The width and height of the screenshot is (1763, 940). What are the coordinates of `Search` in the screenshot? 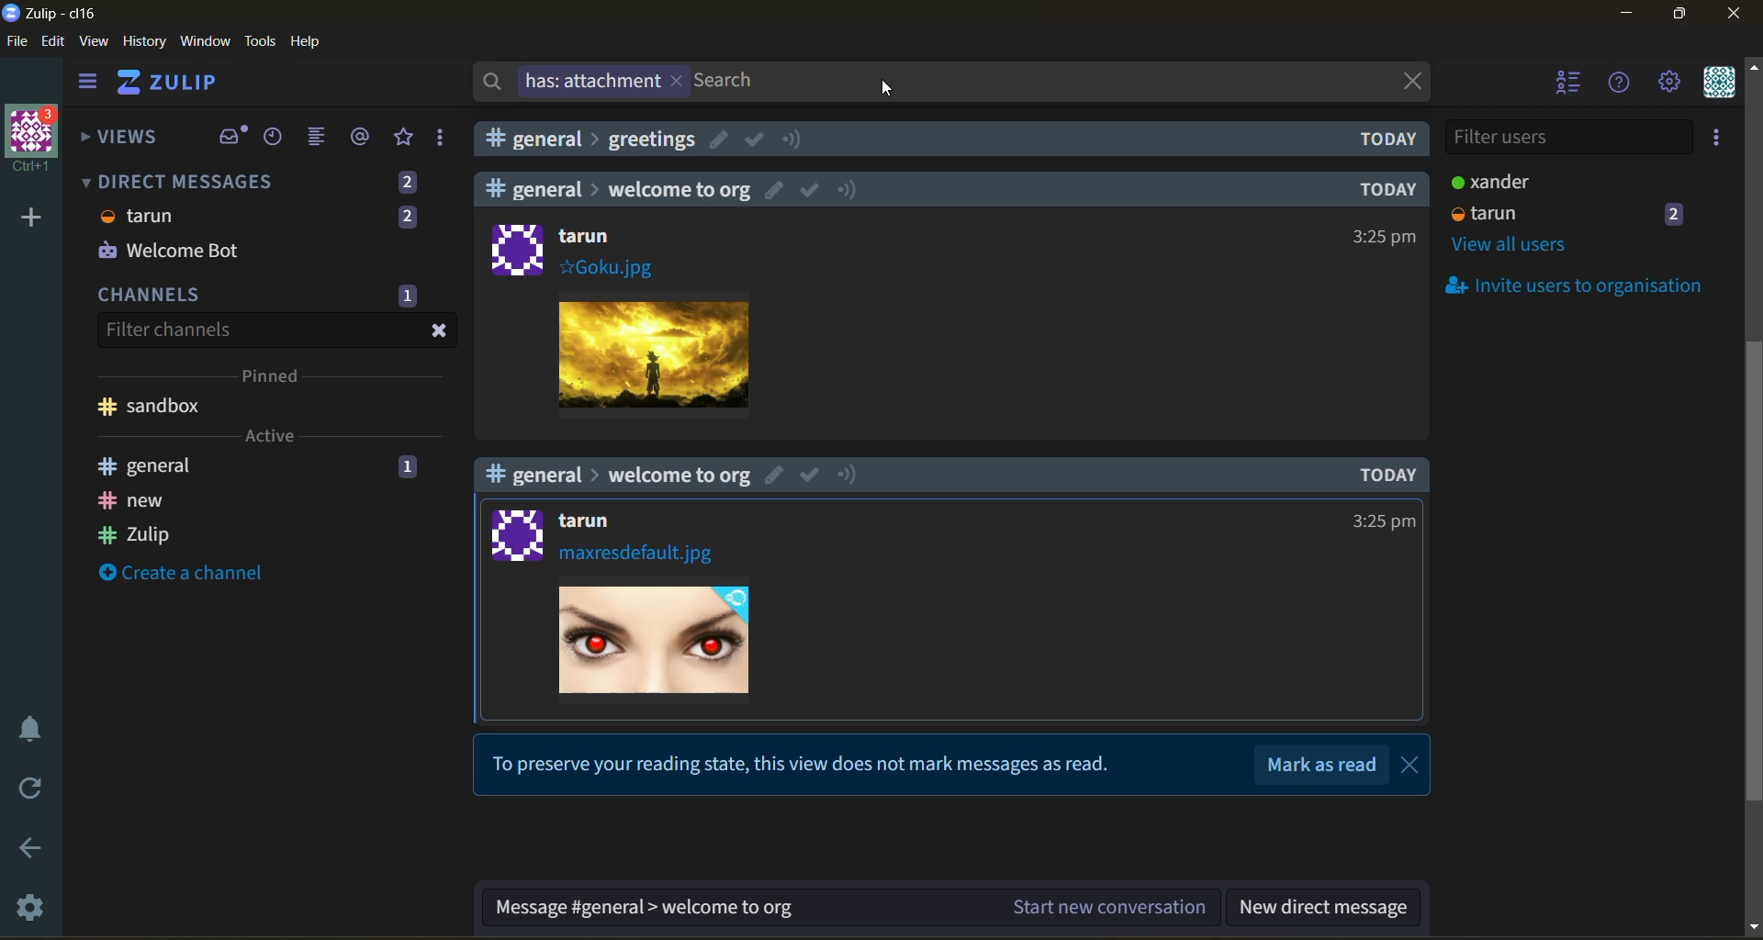 It's located at (730, 82).